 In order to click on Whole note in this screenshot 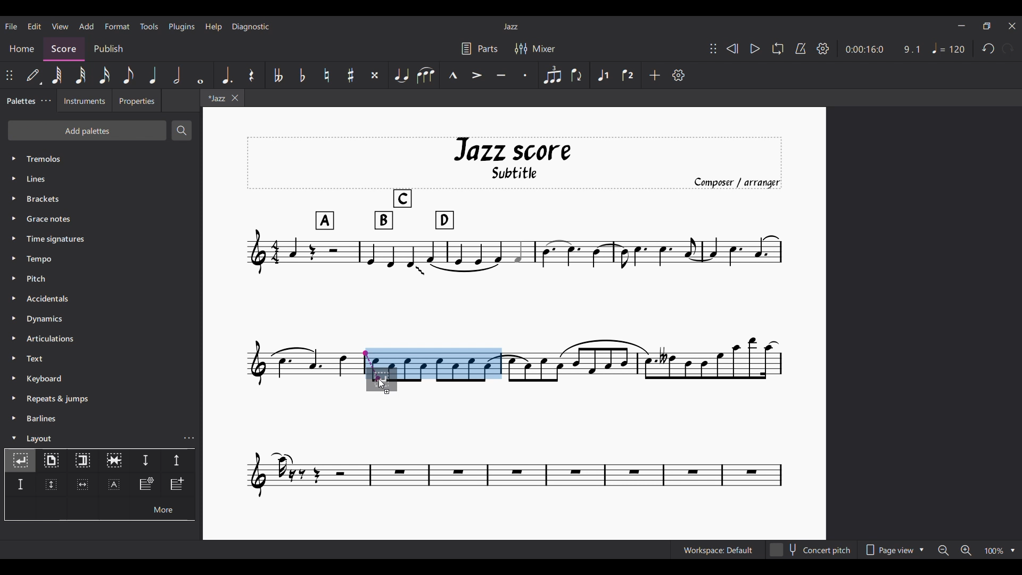, I will do `click(201, 75)`.